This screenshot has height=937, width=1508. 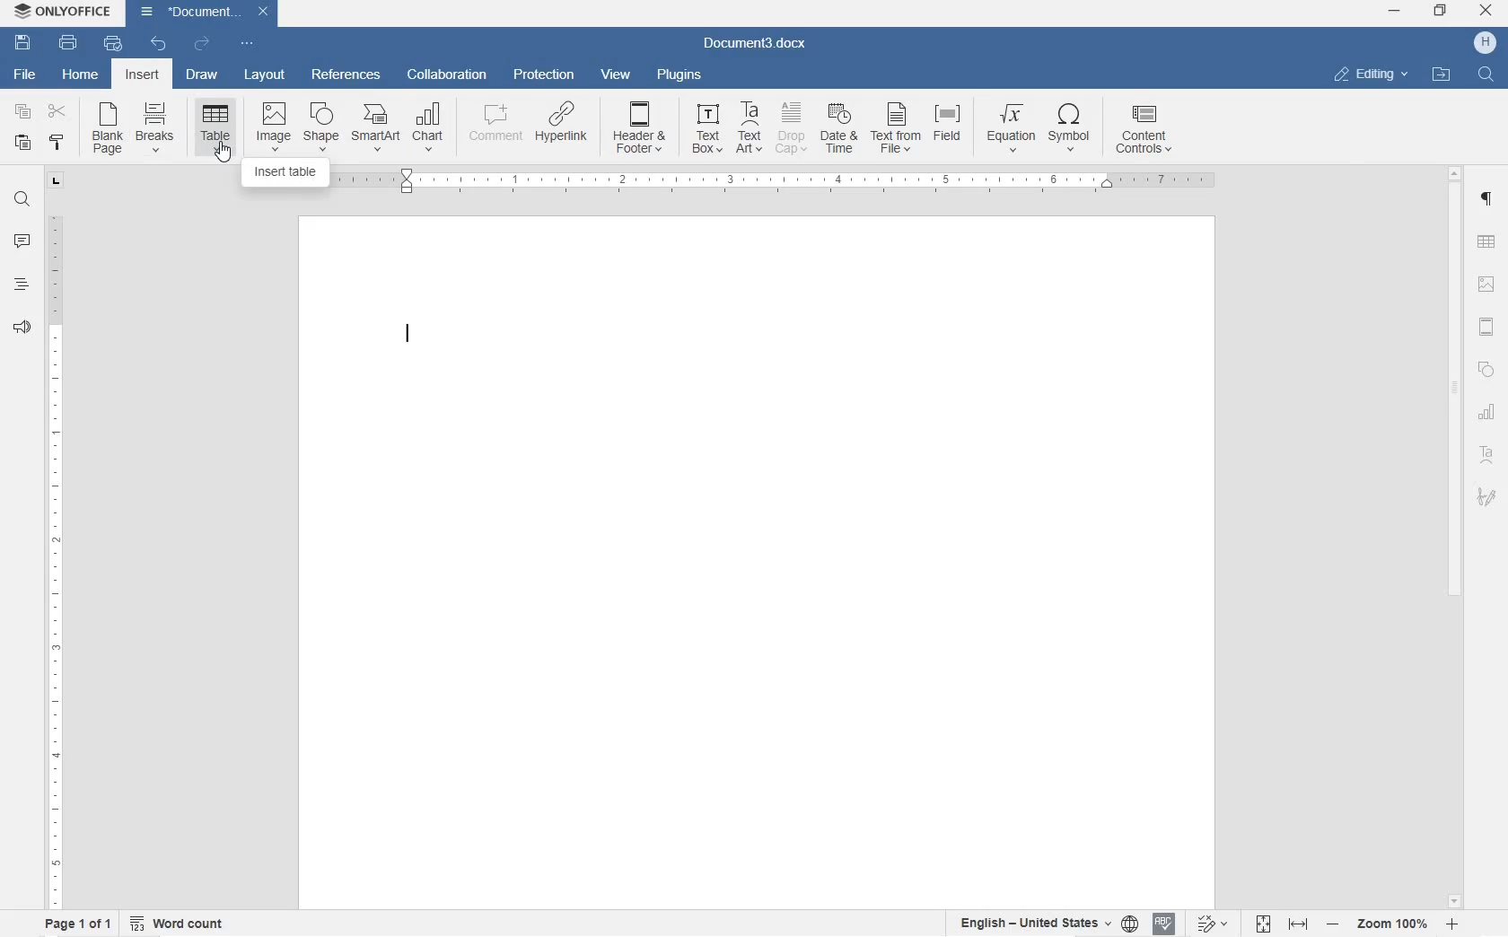 What do you see at coordinates (1442, 75) in the screenshot?
I see `open file location` at bounding box center [1442, 75].